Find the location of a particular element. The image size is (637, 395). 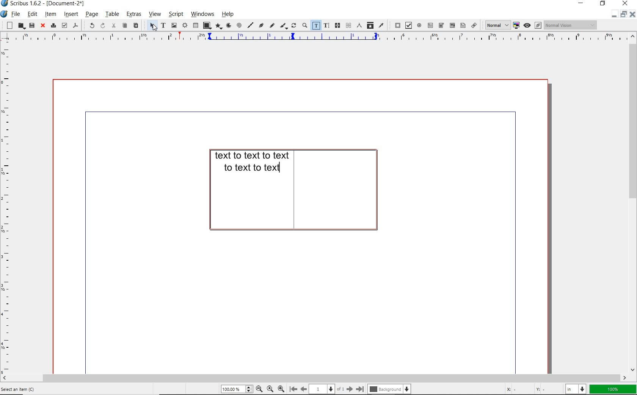

zoom out is located at coordinates (259, 389).